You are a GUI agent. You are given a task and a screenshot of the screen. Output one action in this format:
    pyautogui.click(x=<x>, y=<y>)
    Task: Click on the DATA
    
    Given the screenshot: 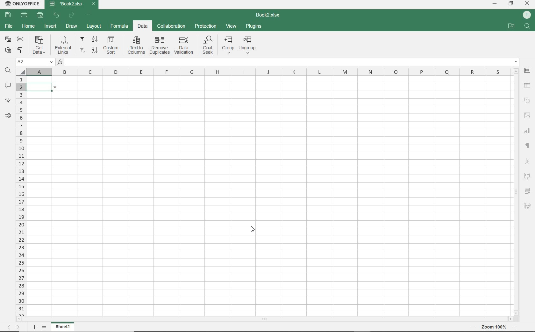 What is the action you would take?
    pyautogui.click(x=142, y=26)
    